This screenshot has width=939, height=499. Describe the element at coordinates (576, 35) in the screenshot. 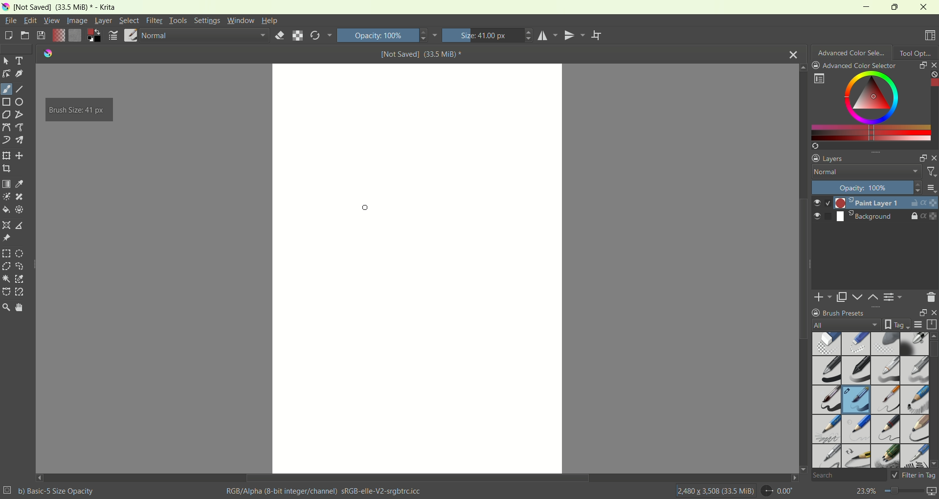

I see `vertical mirror tool` at that location.